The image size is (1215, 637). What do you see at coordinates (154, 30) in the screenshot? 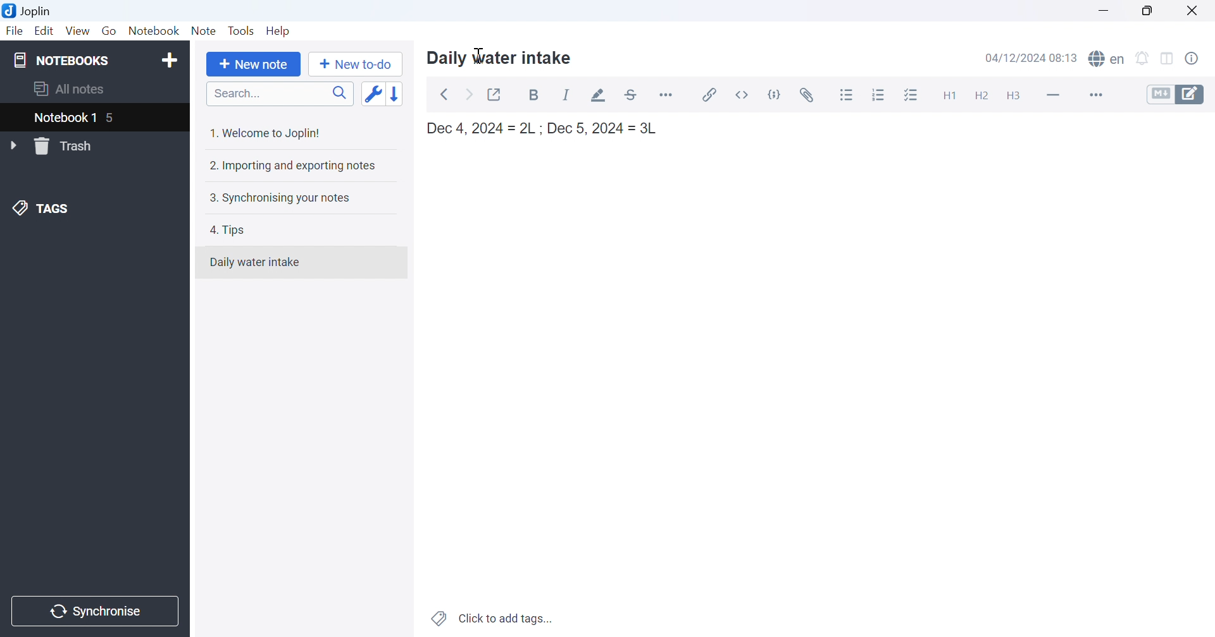
I see `Notebook` at bounding box center [154, 30].